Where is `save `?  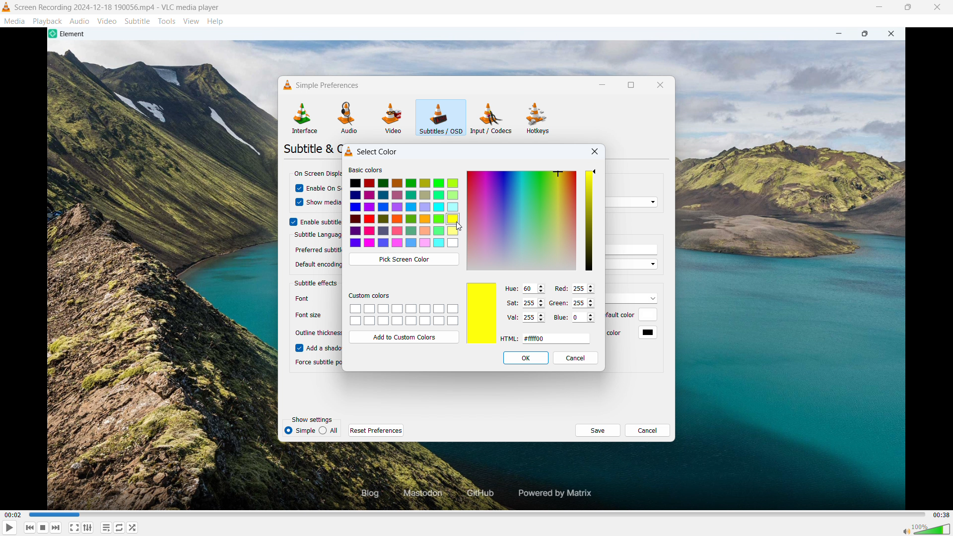
save  is located at coordinates (597, 430).